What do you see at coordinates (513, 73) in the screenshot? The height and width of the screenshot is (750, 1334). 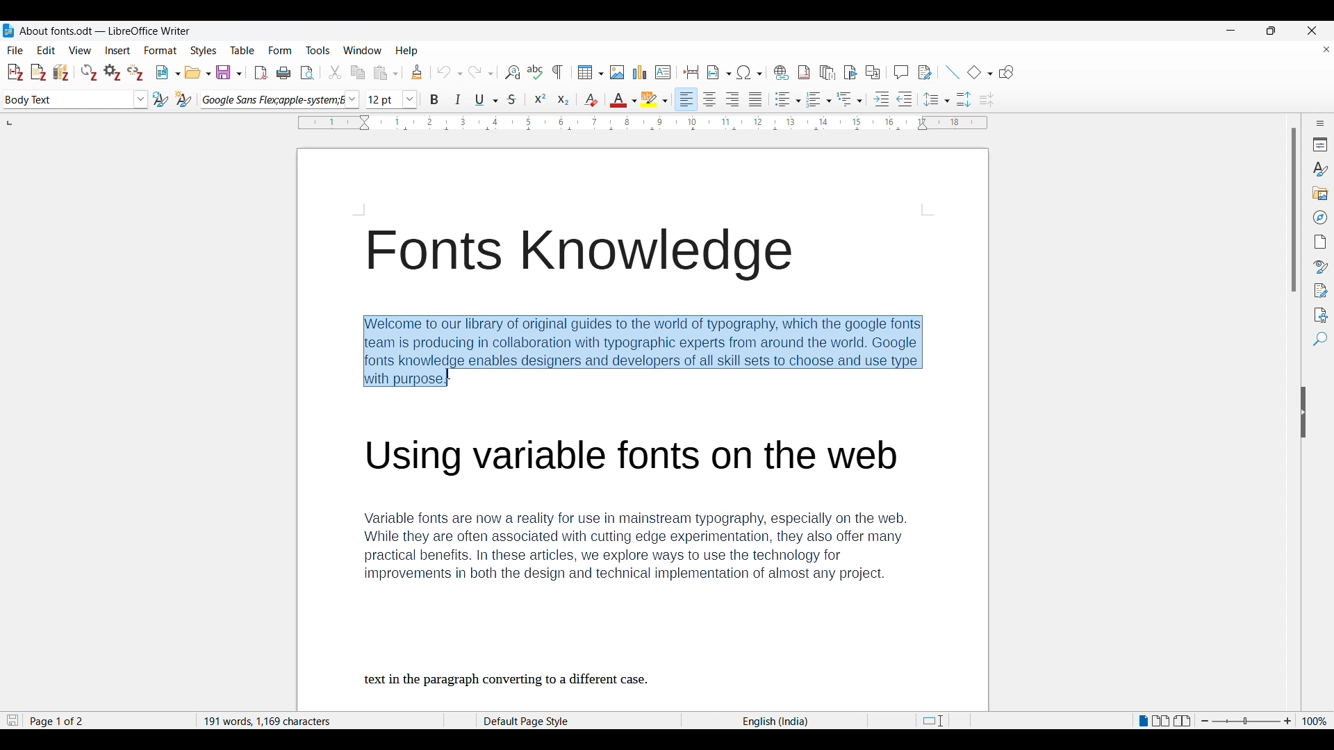 I see `Find and replace` at bounding box center [513, 73].